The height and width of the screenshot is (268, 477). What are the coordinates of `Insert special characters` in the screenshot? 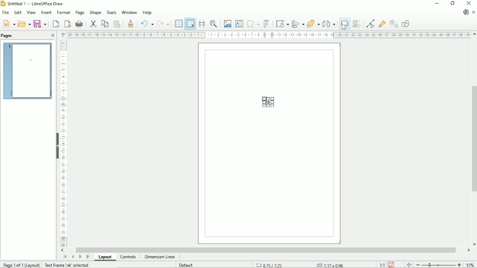 It's located at (252, 23).